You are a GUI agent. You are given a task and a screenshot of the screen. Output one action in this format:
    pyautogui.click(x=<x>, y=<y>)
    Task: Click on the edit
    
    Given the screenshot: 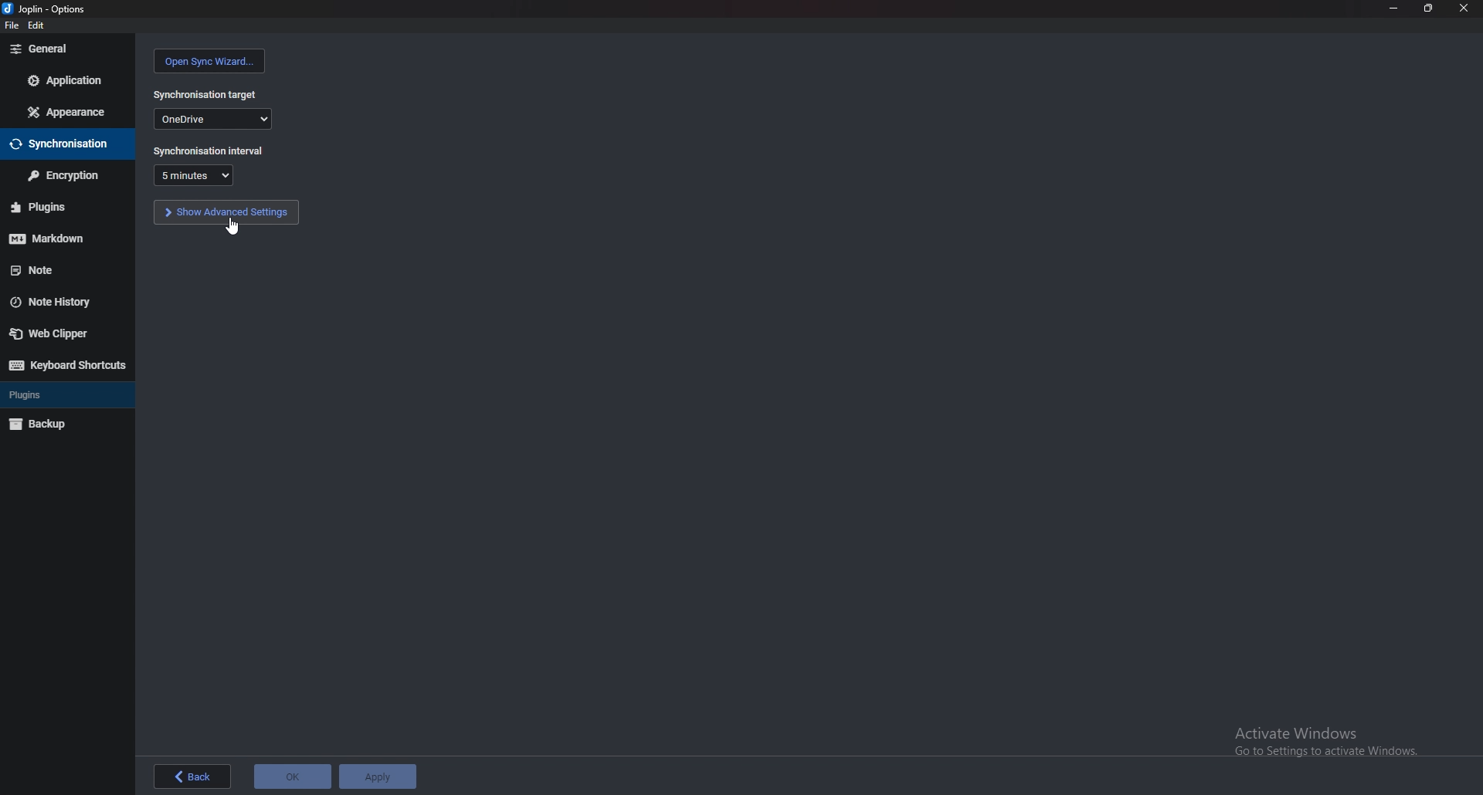 What is the action you would take?
    pyautogui.click(x=39, y=25)
    